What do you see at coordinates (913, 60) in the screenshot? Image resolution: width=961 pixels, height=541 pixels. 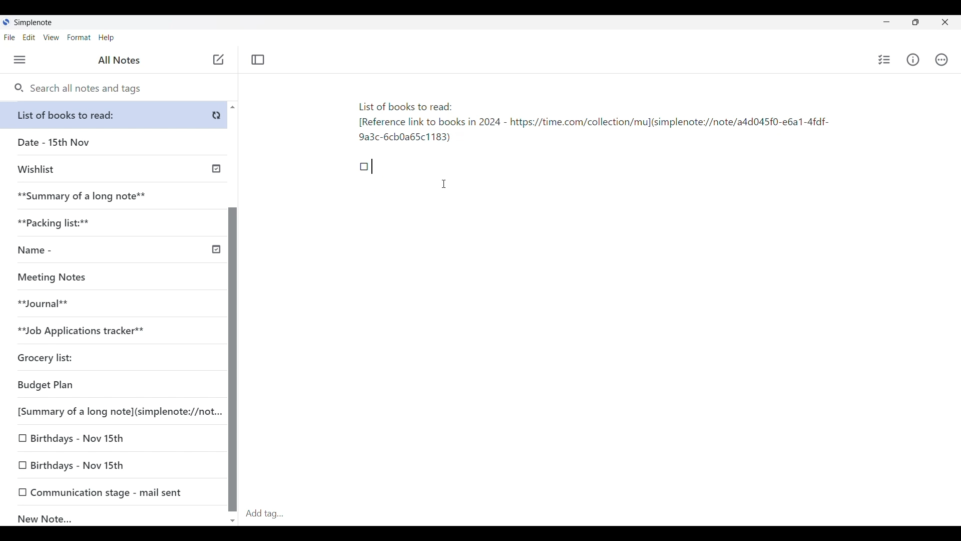 I see `Info` at bounding box center [913, 60].